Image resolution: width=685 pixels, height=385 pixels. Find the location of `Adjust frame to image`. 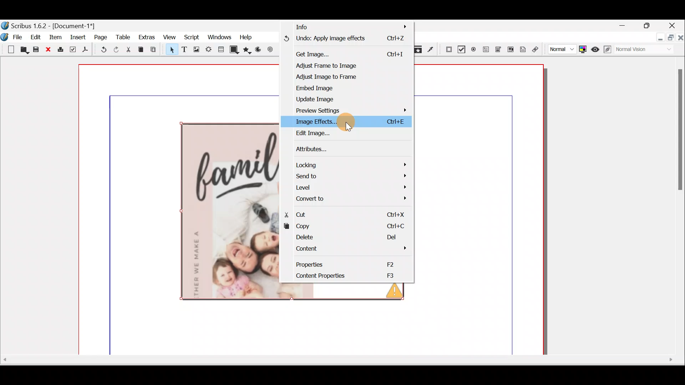

Adjust frame to image is located at coordinates (339, 65).